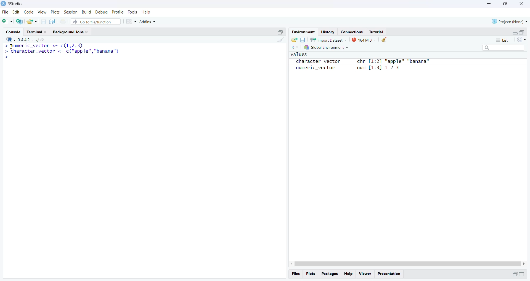 This screenshot has width=530, height=281. What do you see at coordinates (43, 22) in the screenshot?
I see `save current document` at bounding box center [43, 22].